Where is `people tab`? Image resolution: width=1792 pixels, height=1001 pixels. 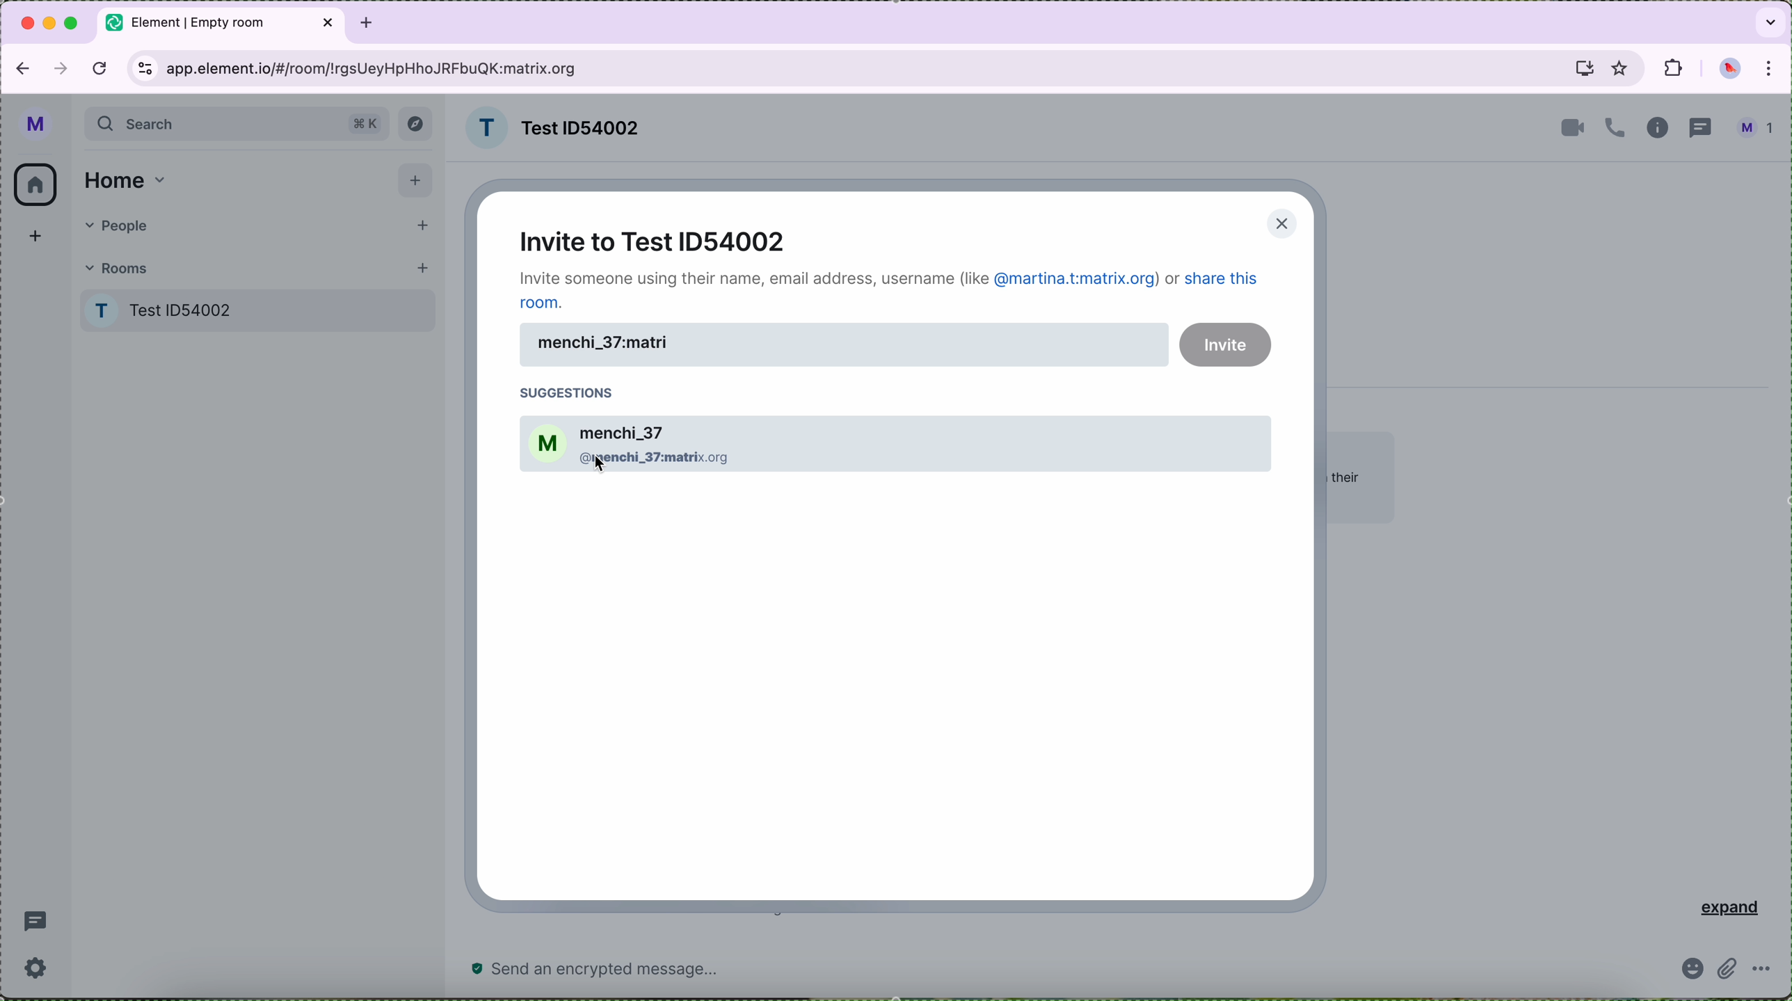
people tab is located at coordinates (255, 223).